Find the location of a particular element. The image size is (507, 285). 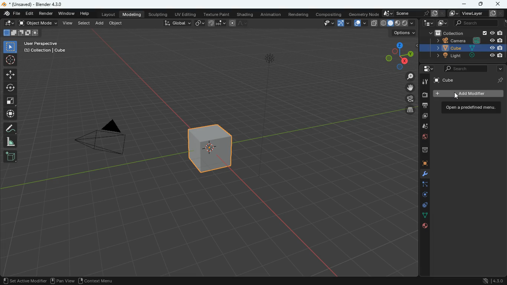

uv editing is located at coordinates (187, 14).